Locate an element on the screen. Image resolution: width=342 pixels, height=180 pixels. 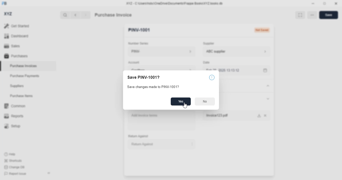
option is located at coordinates (312, 15).